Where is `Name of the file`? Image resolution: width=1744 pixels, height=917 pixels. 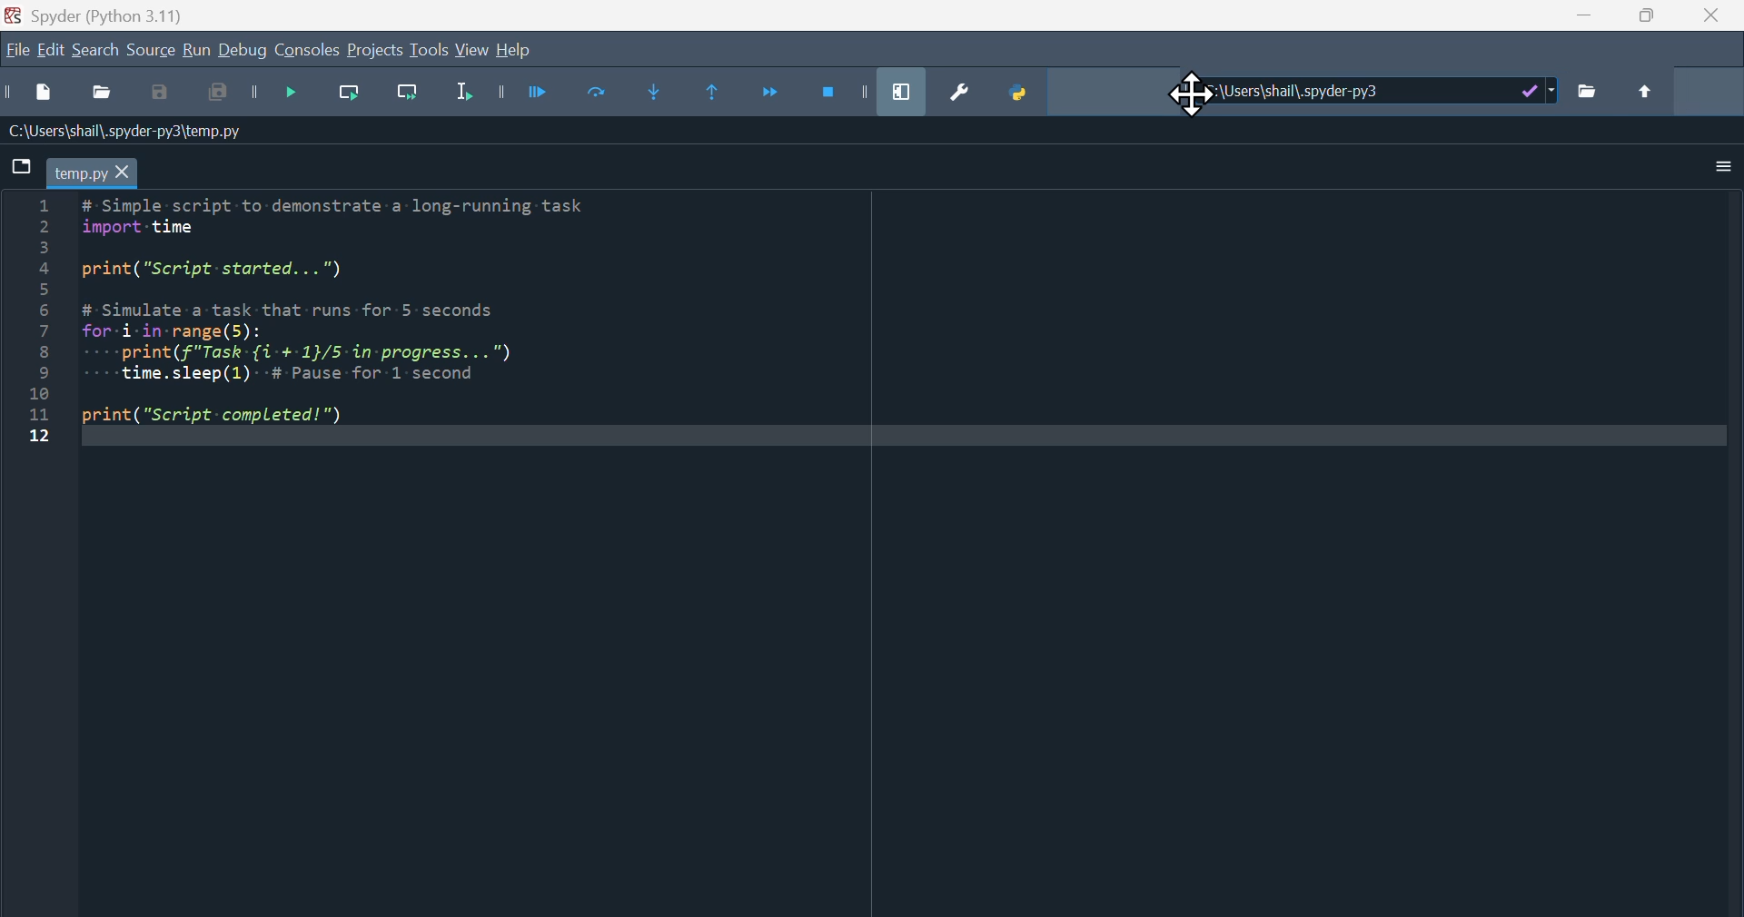 Name of the file is located at coordinates (126, 129).